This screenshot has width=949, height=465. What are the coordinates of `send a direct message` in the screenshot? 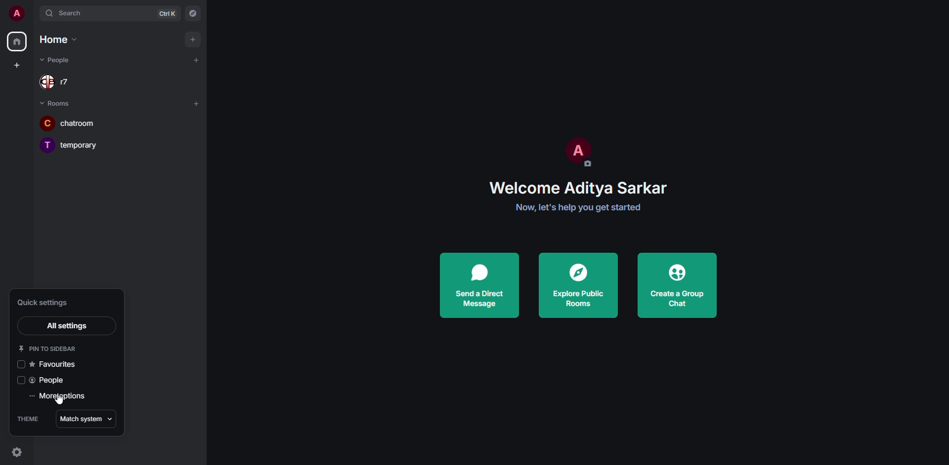 It's located at (480, 283).